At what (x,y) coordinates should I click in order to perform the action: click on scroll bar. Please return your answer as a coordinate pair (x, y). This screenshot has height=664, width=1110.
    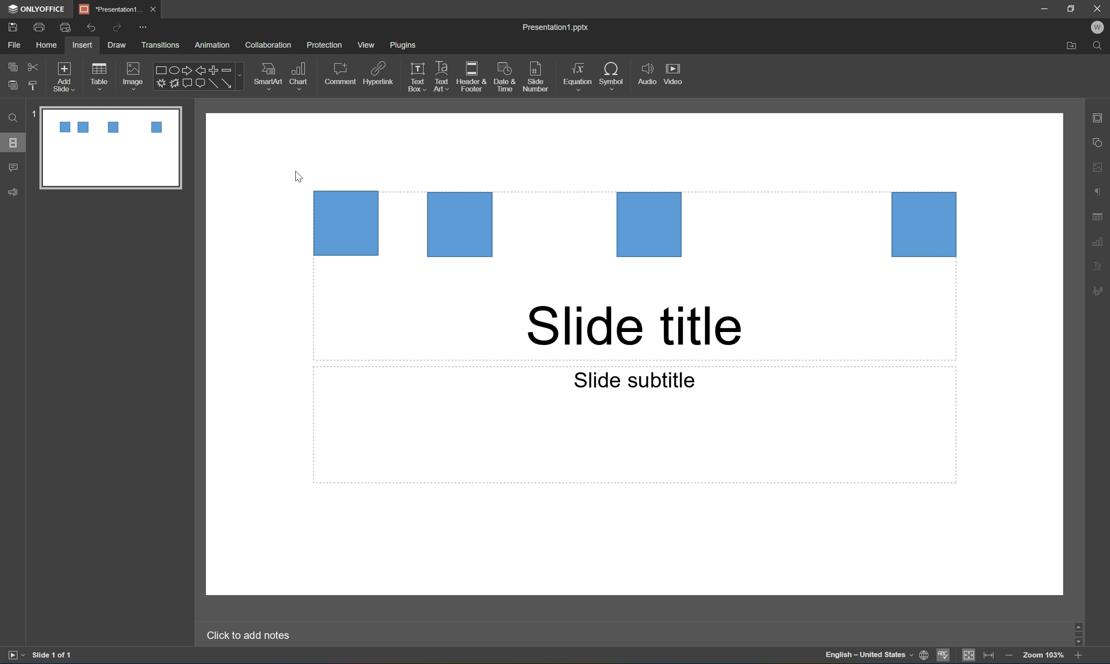
    Looking at the image, I should click on (1081, 633).